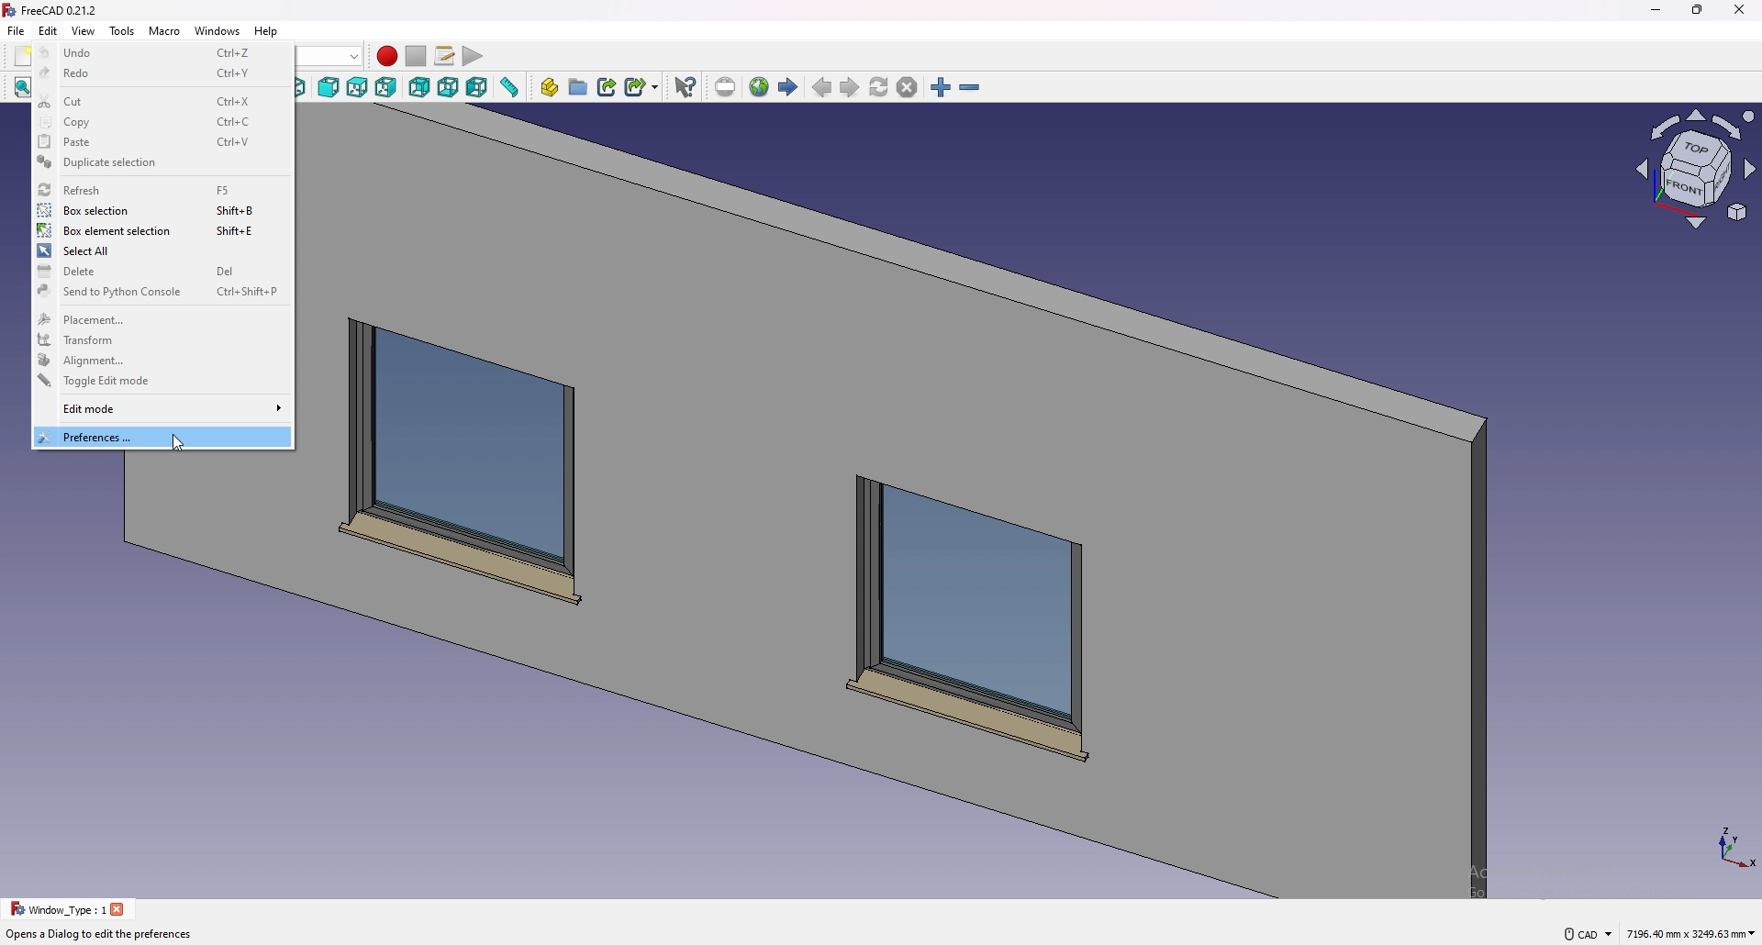  I want to click on previous page, so click(822, 88).